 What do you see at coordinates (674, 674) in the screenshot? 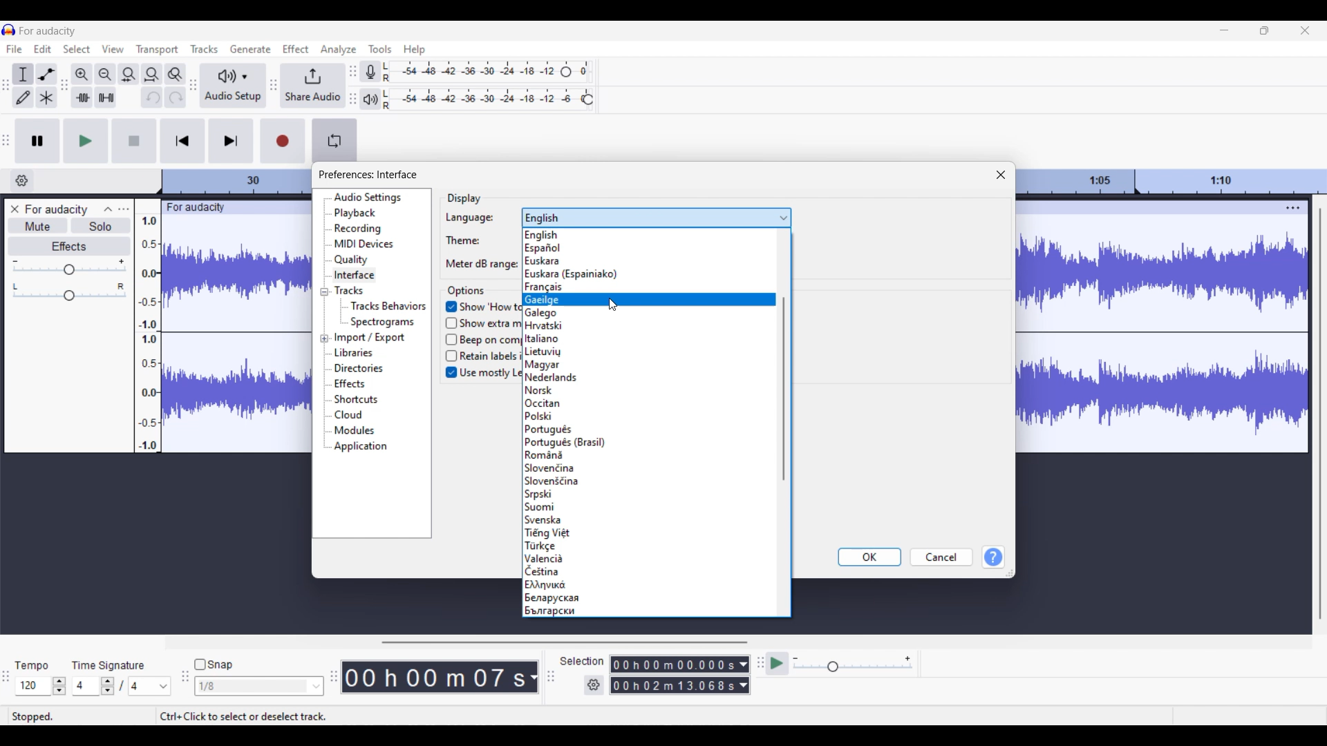
I see `0 0 h 0 0 m 0 0 0 0 0 s     0 0 h 02 m 1 3 0 6 8 s` at bounding box center [674, 674].